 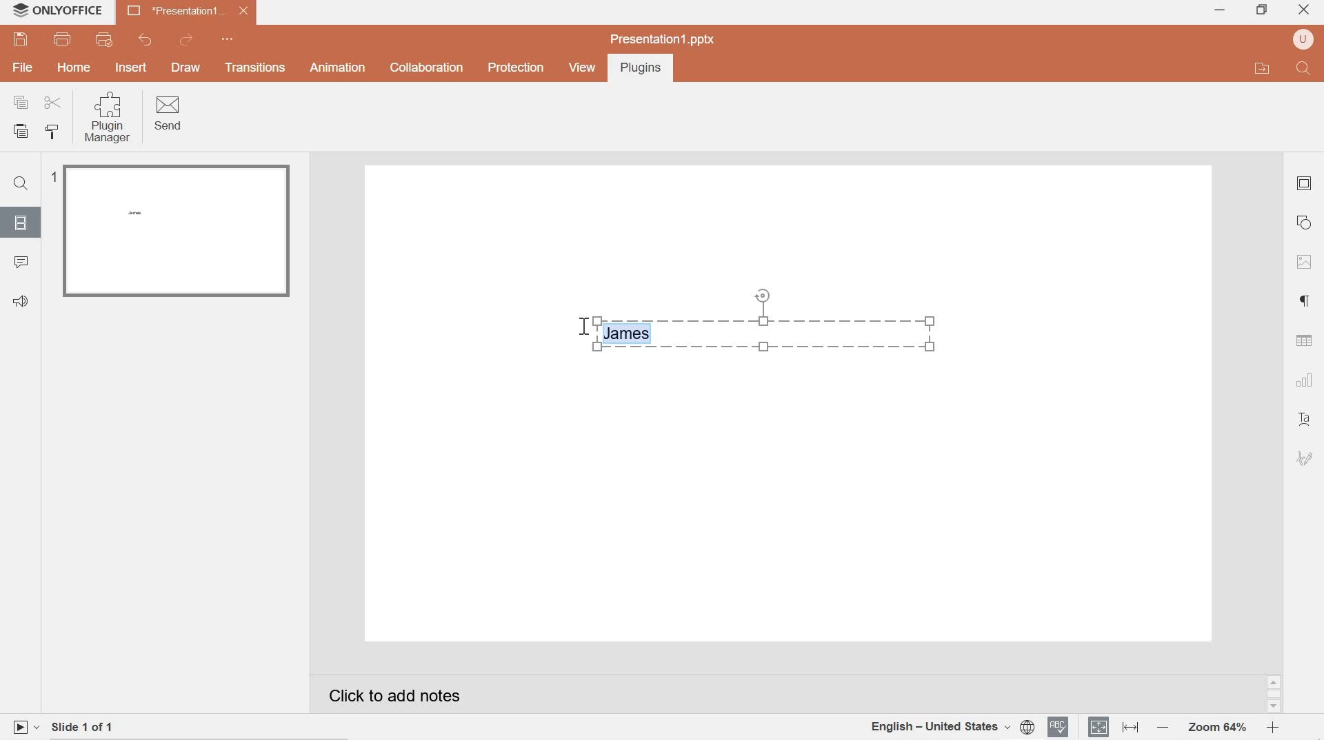 What do you see at coordinates (1261, 8) in the screenshot?
I see `restore down` at bounding box center [1261, 8].